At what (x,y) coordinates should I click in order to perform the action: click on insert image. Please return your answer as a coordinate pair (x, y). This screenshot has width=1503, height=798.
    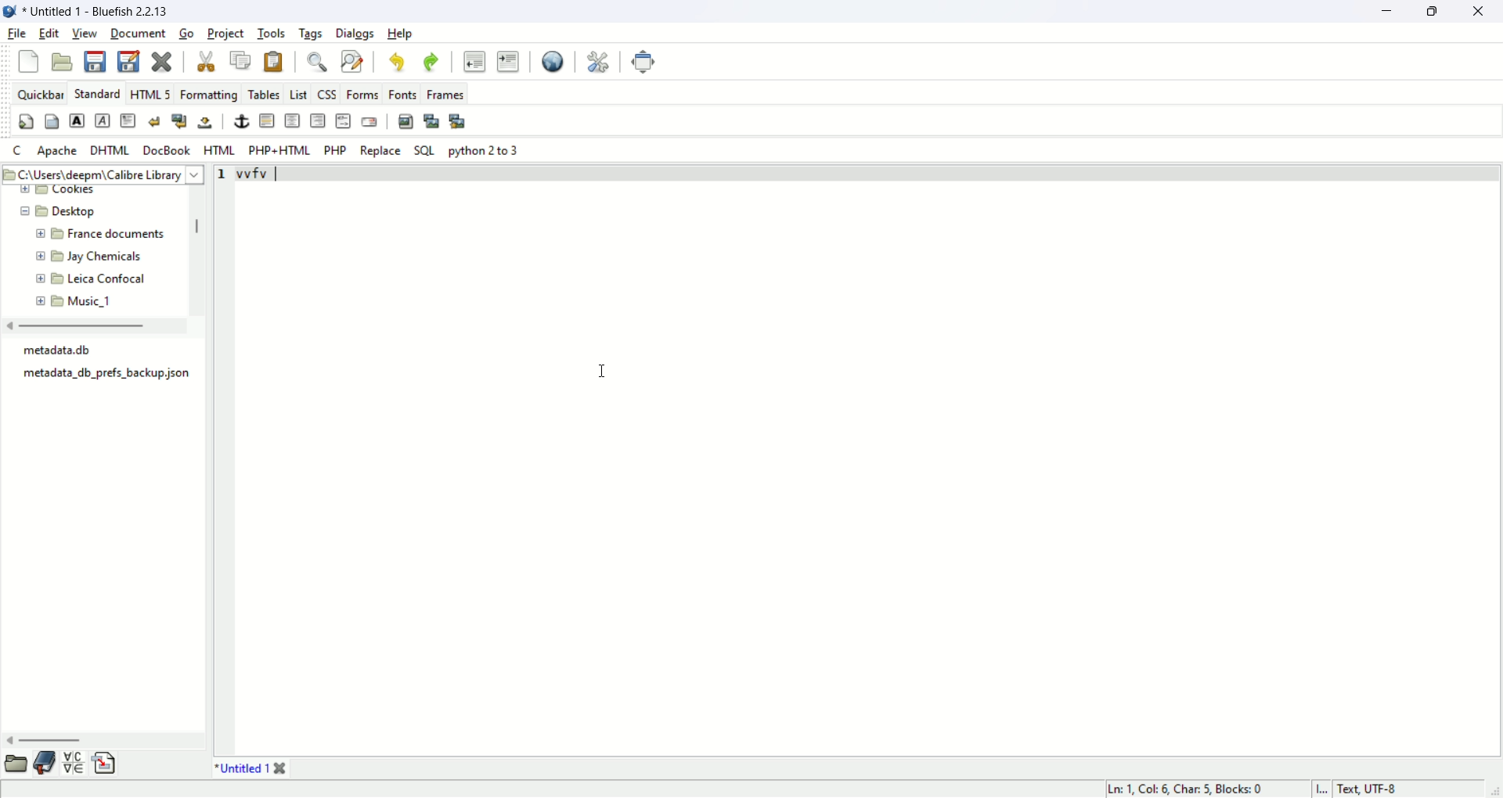
    Looking at the image, I should click on (407, 120).